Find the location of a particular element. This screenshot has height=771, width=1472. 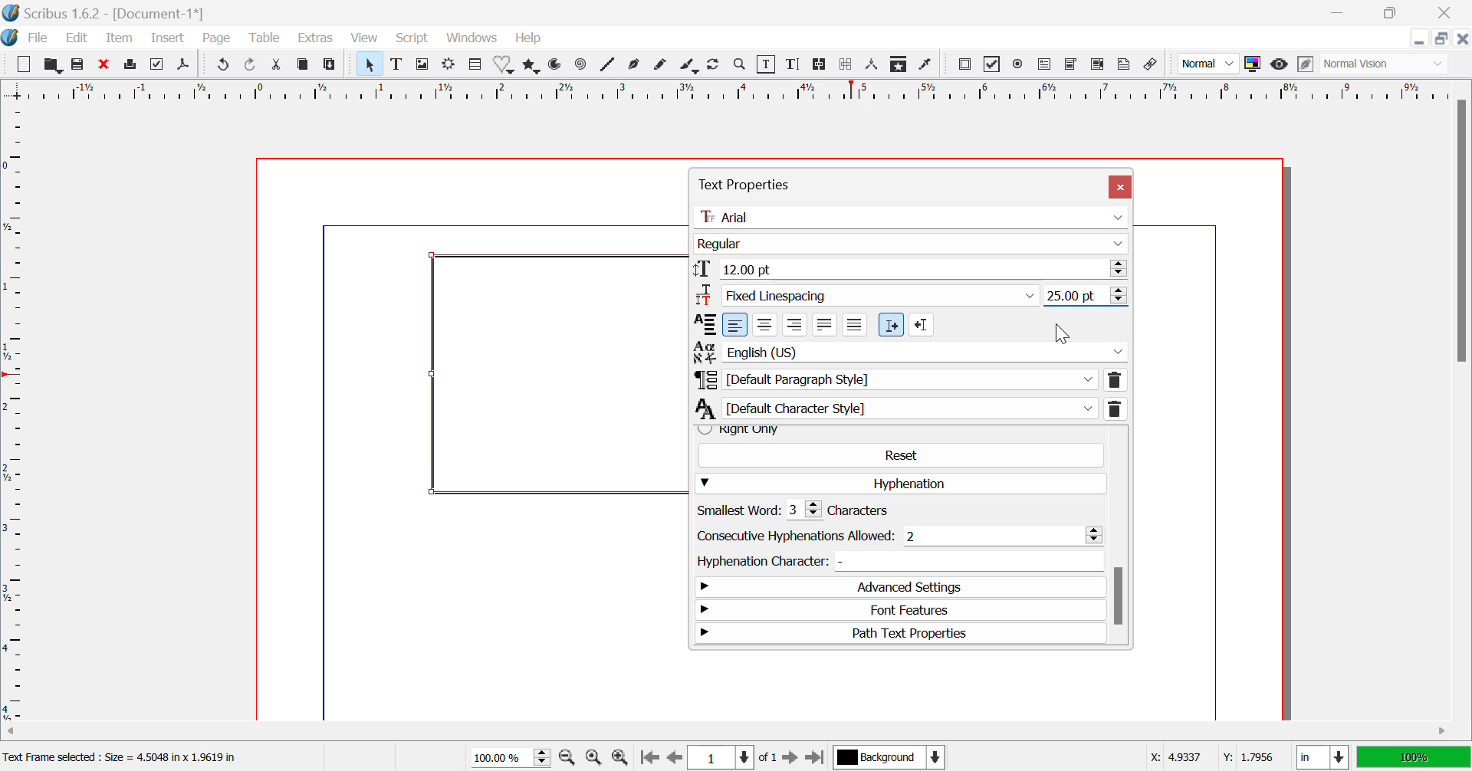

Lines is located at coordinates (608, 66).